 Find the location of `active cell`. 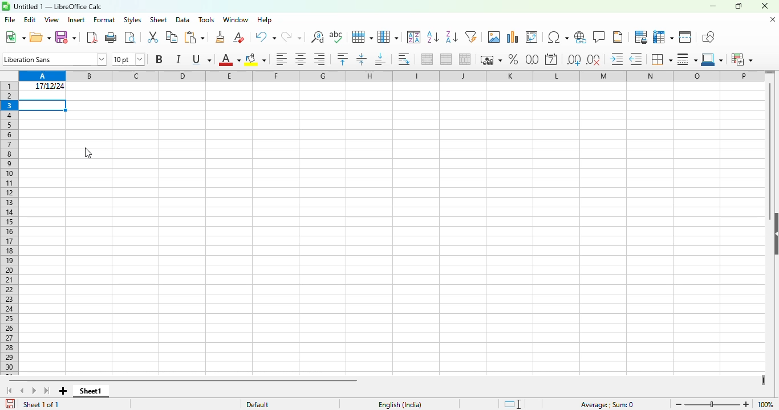

active cell is located at coordinates (43, 105).